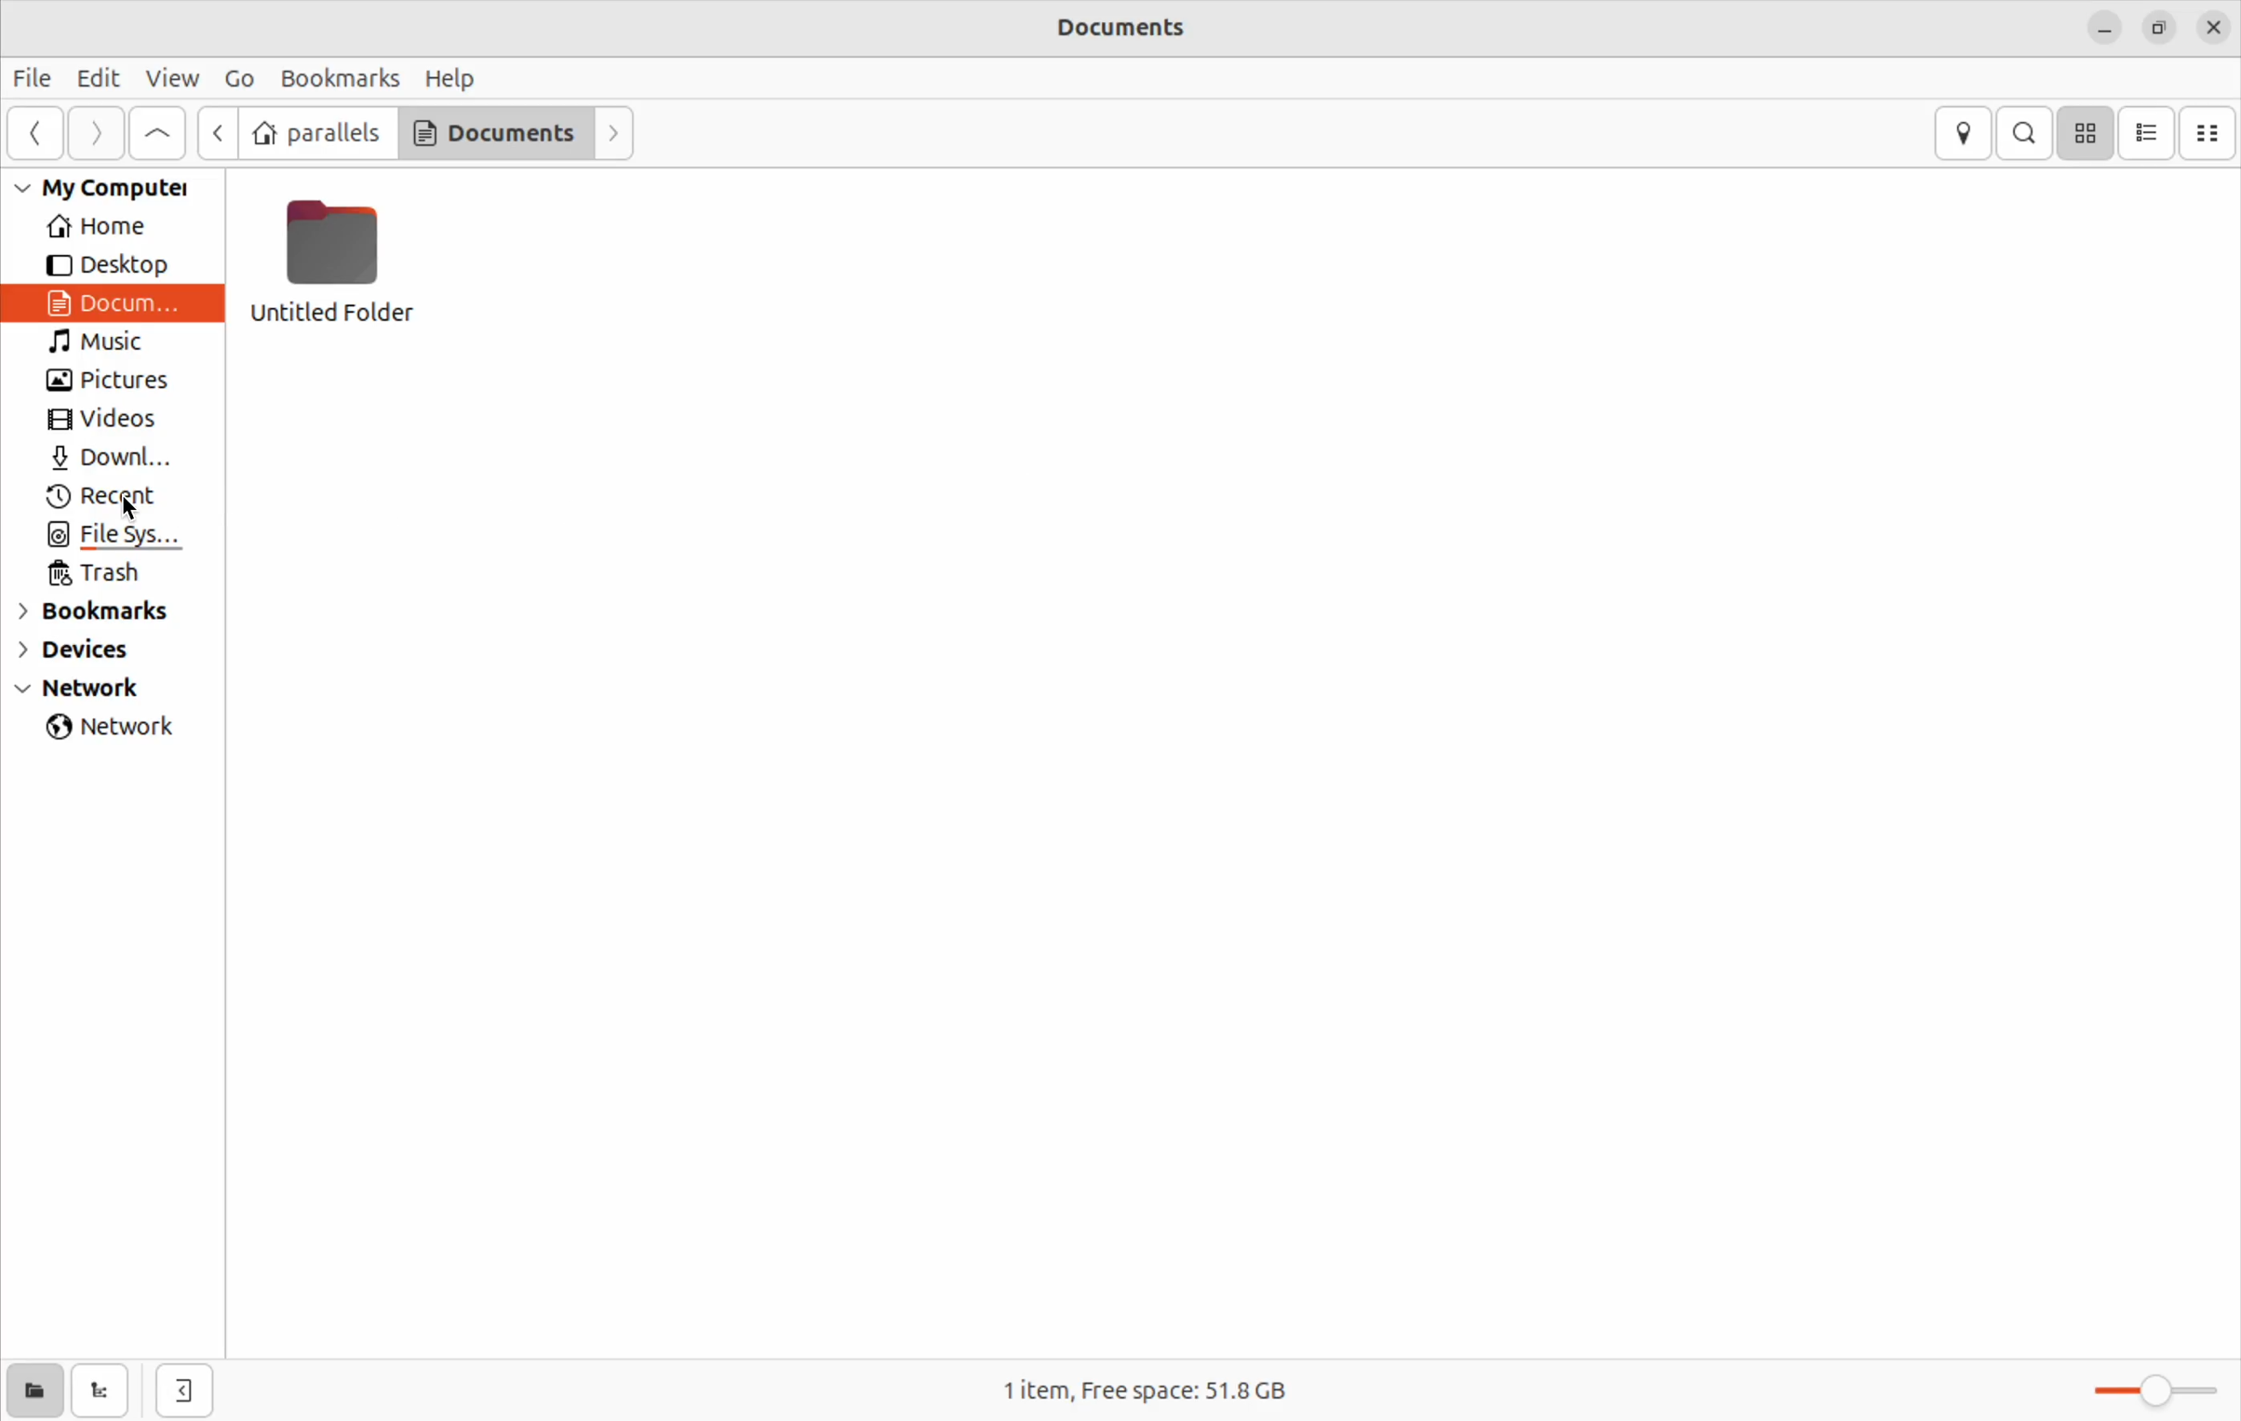 Image resolution: width=2241 pixels, height=1421 pixels. What do you see at coordinates (109, 535) in the screenshot?
I see `file system` at bounding box center [109, 535].